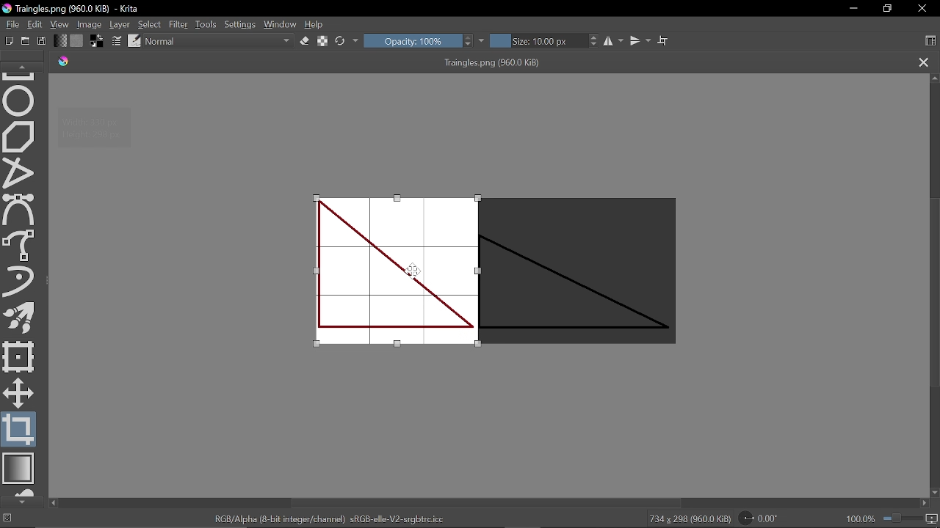 The width and height of the screenshot is (940, 528). I want to click on Tools, so click(206, 24).